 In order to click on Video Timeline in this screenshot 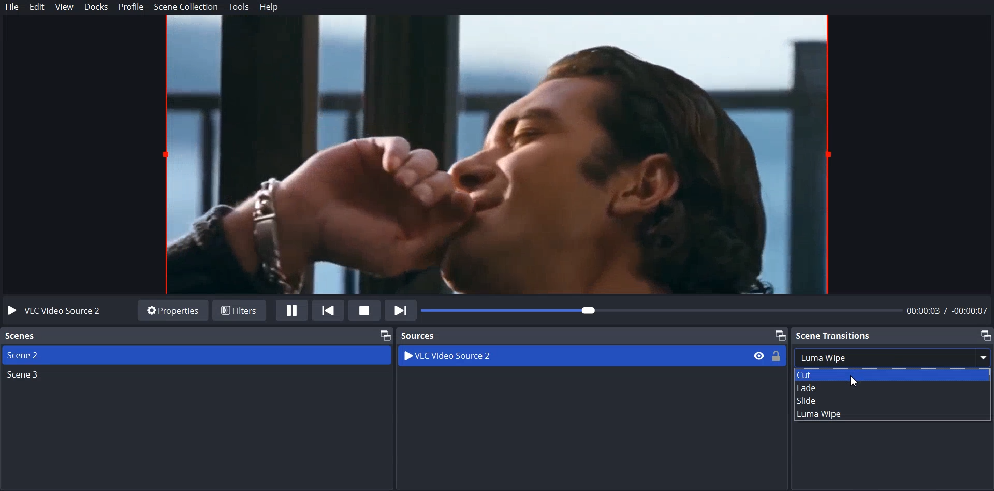, I will do `click(707, 311)`.